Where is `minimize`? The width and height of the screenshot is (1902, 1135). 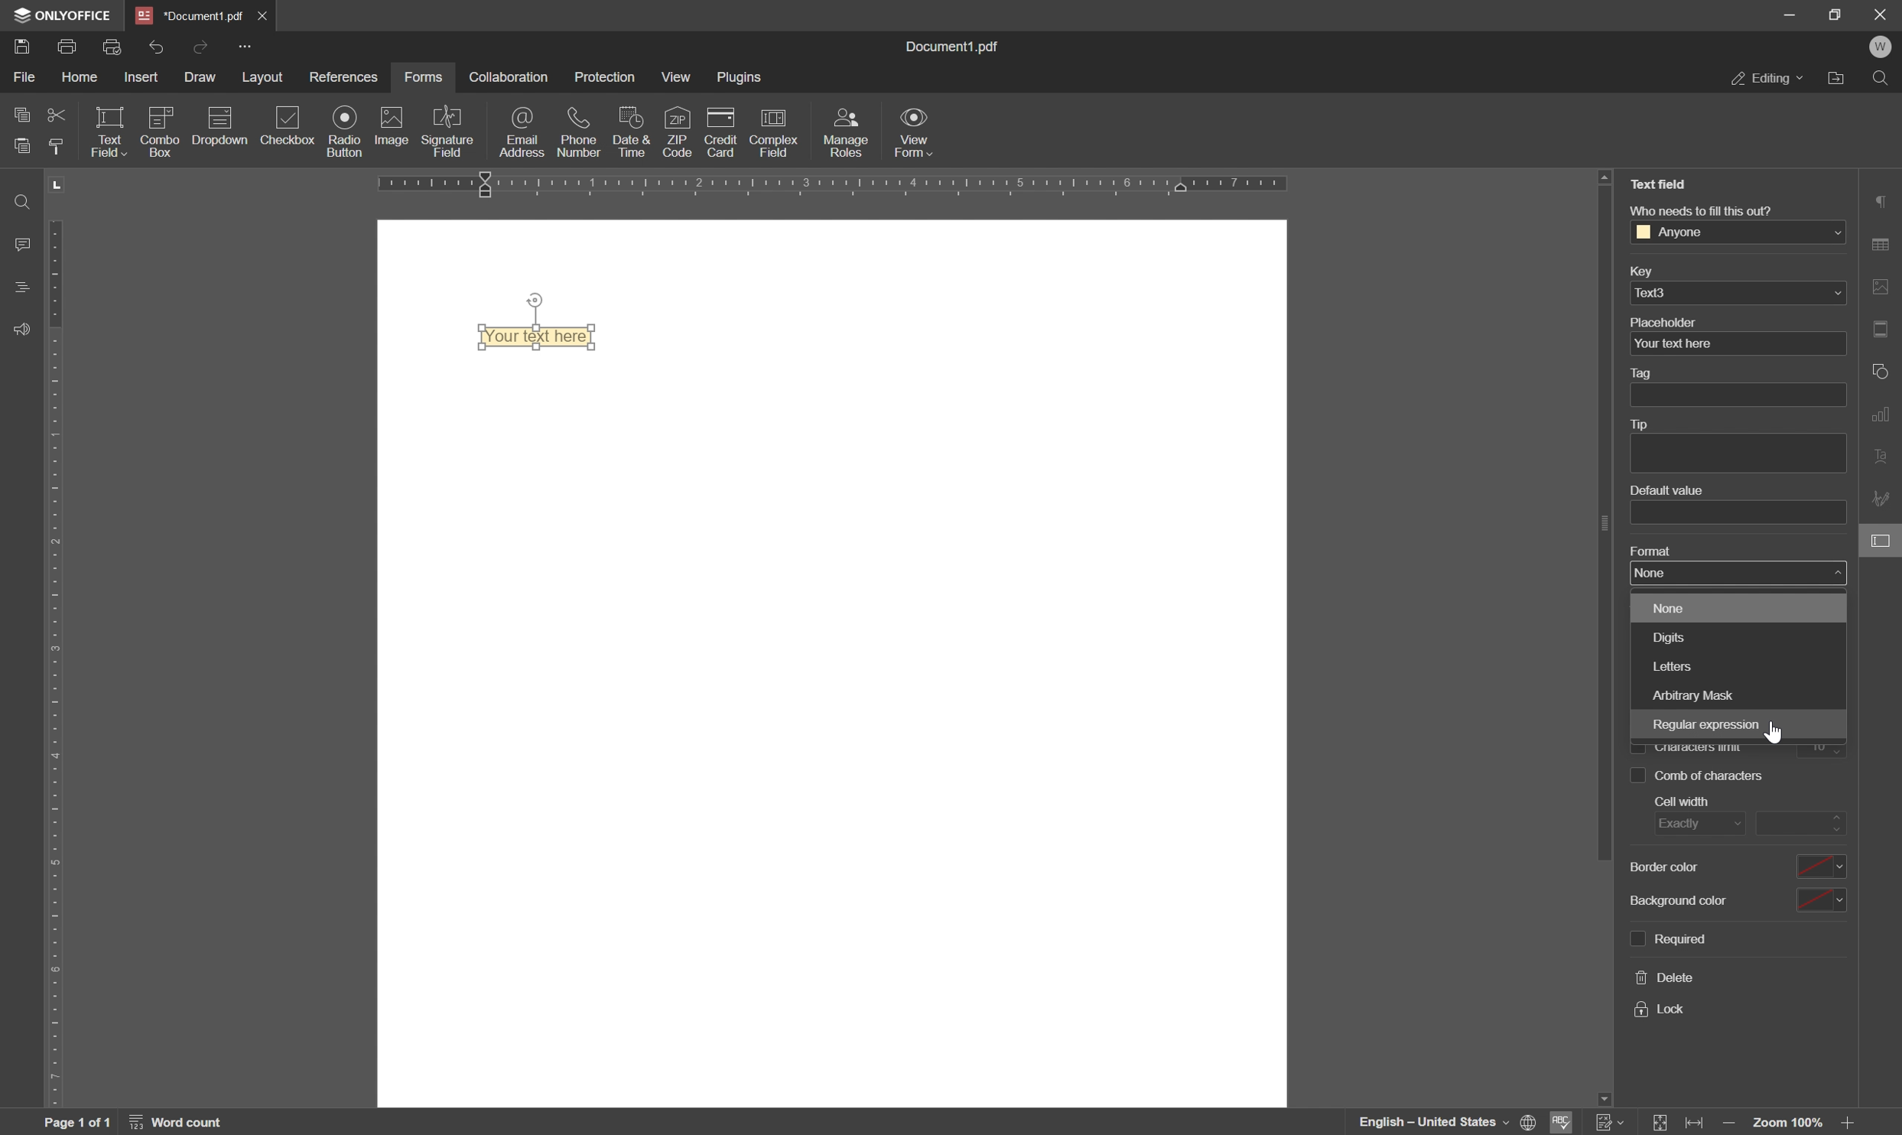
minimize is located at coordinates (1790, 16).